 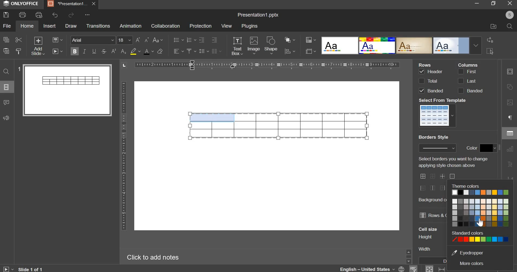 I want to click on slide menu, so click(x=6, y=87).